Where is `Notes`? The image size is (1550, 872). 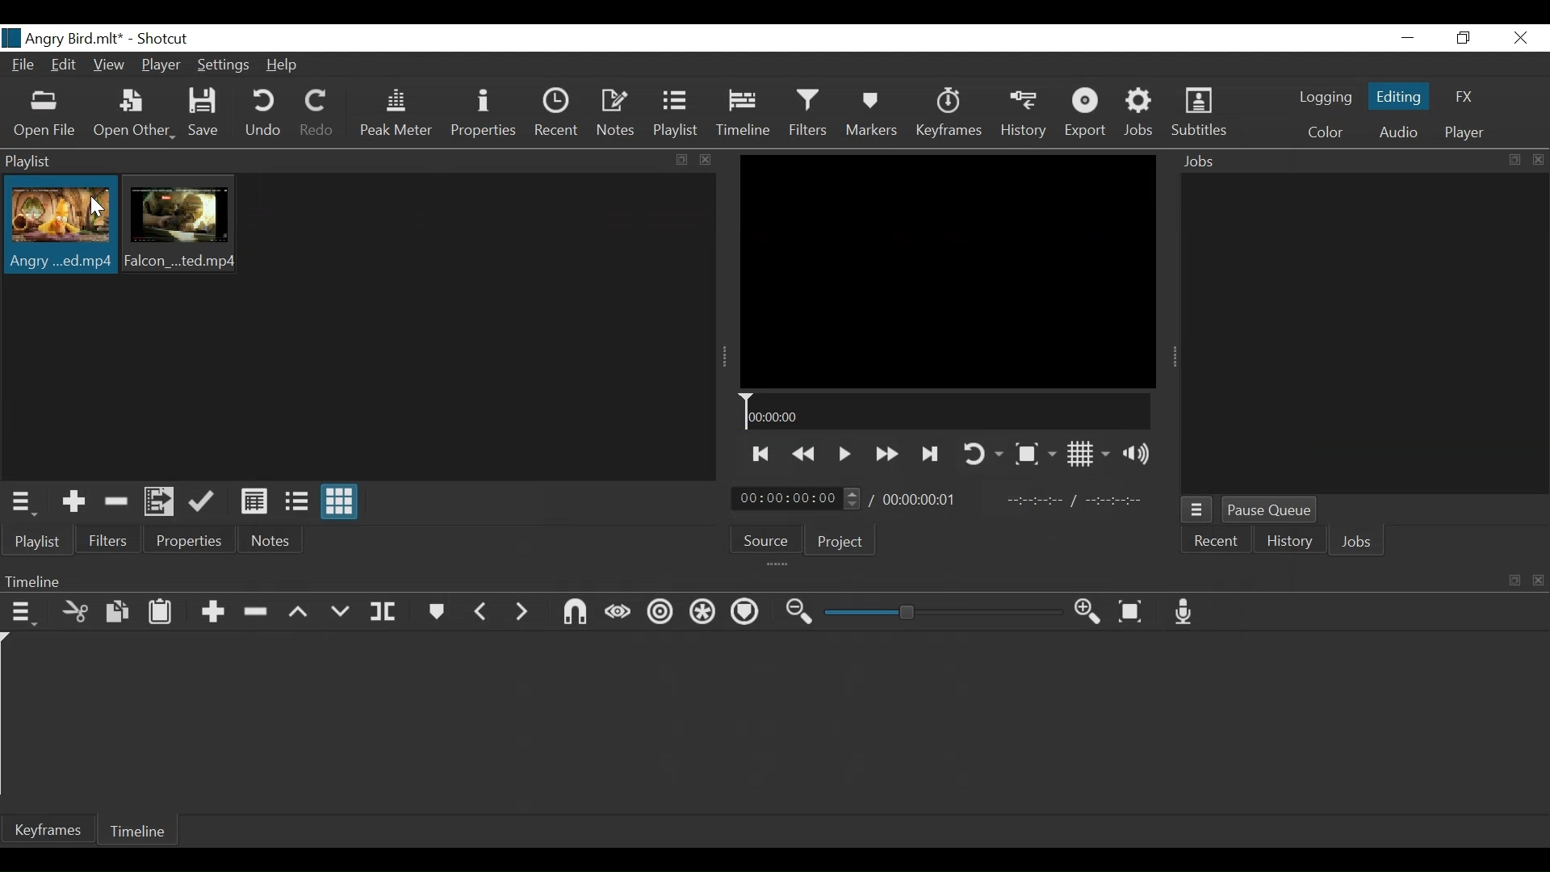 Notes is located at coordinates (616, 115).